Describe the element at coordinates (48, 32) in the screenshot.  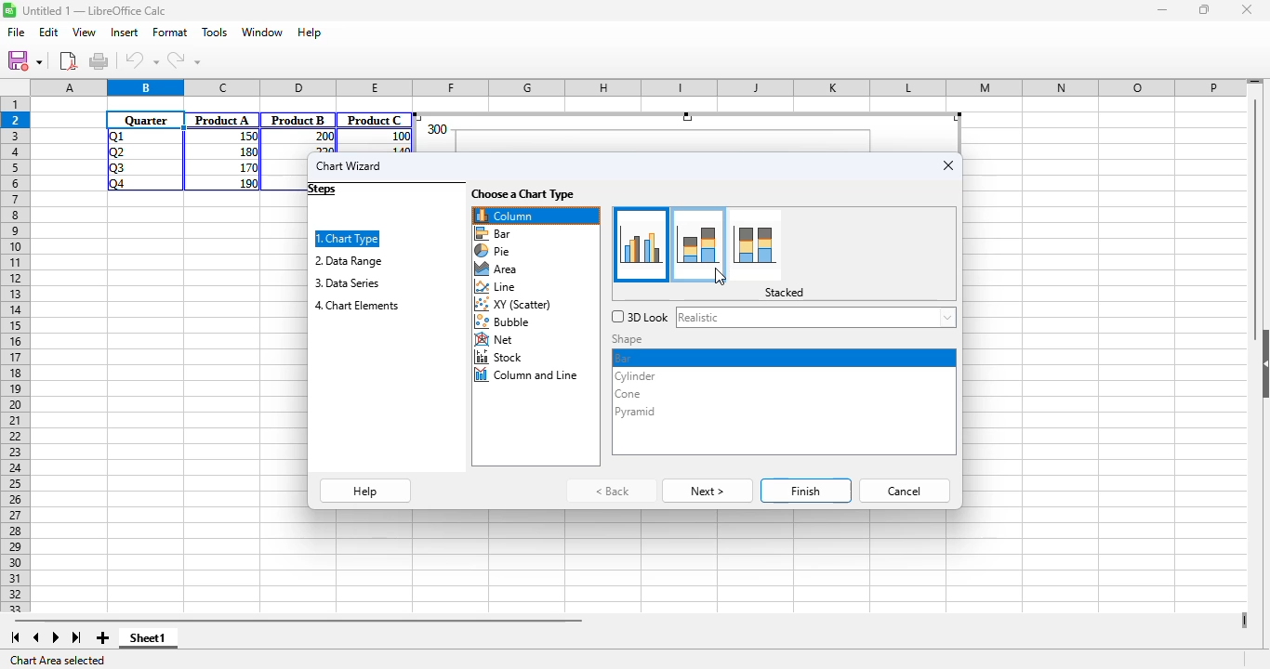
I see `edit` at that location.